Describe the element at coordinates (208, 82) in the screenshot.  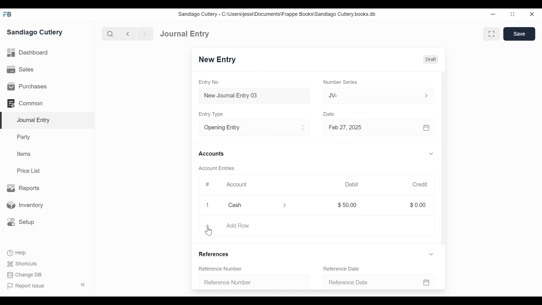
I see `Entry No` at that location.